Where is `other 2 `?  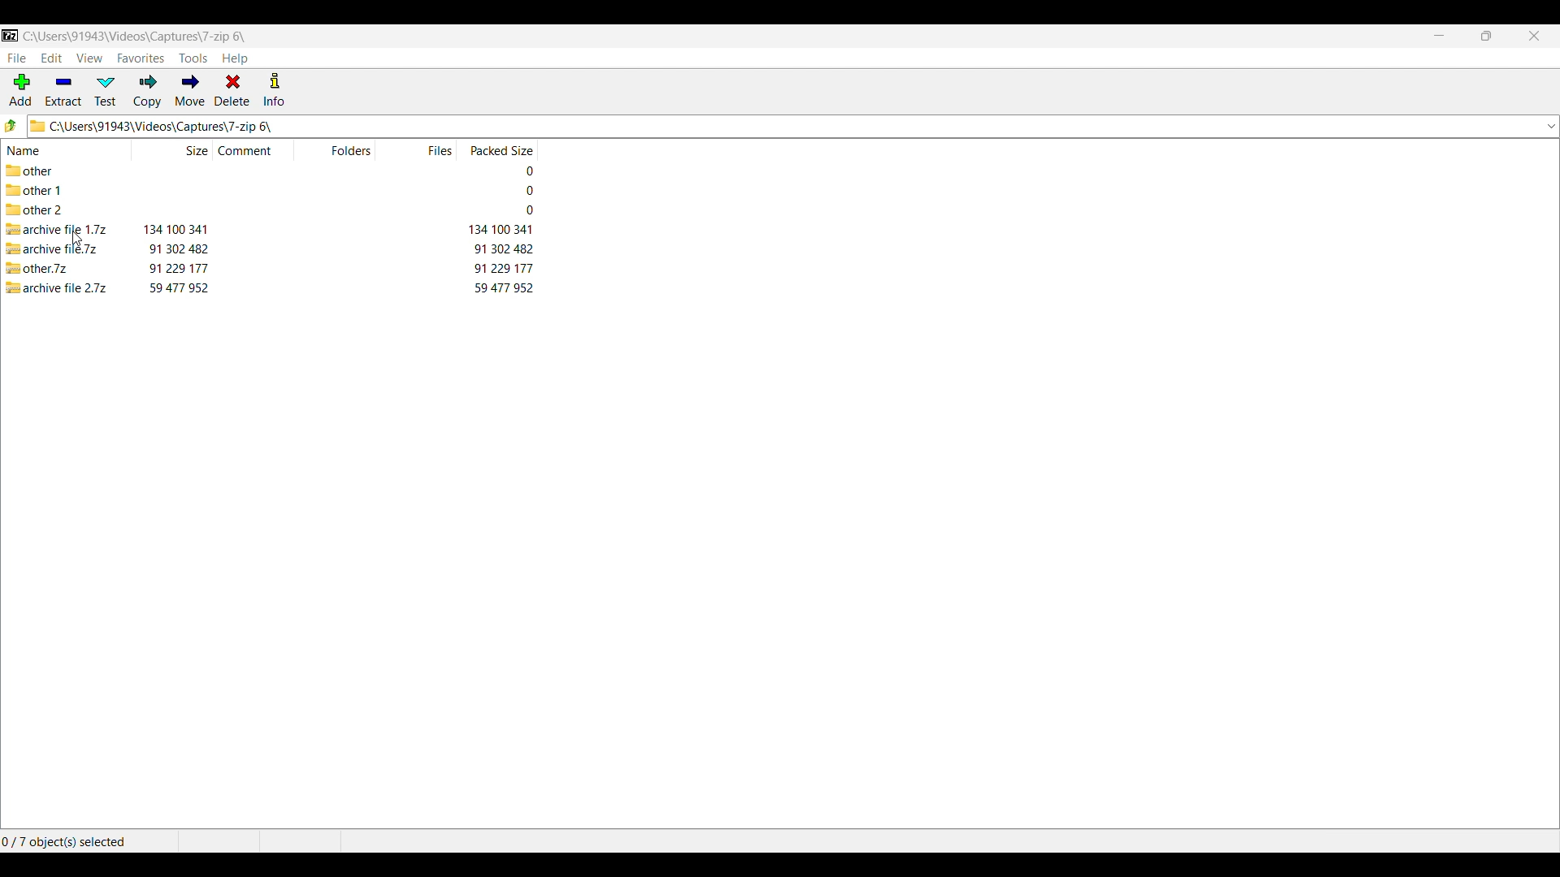
other 2  is located at coordinates (35, 211).